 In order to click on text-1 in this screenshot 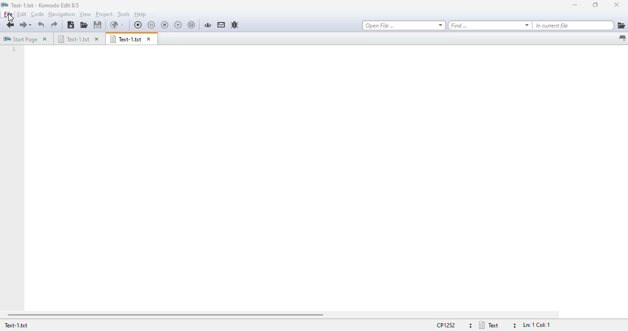, I will do `click(126, 39)`.